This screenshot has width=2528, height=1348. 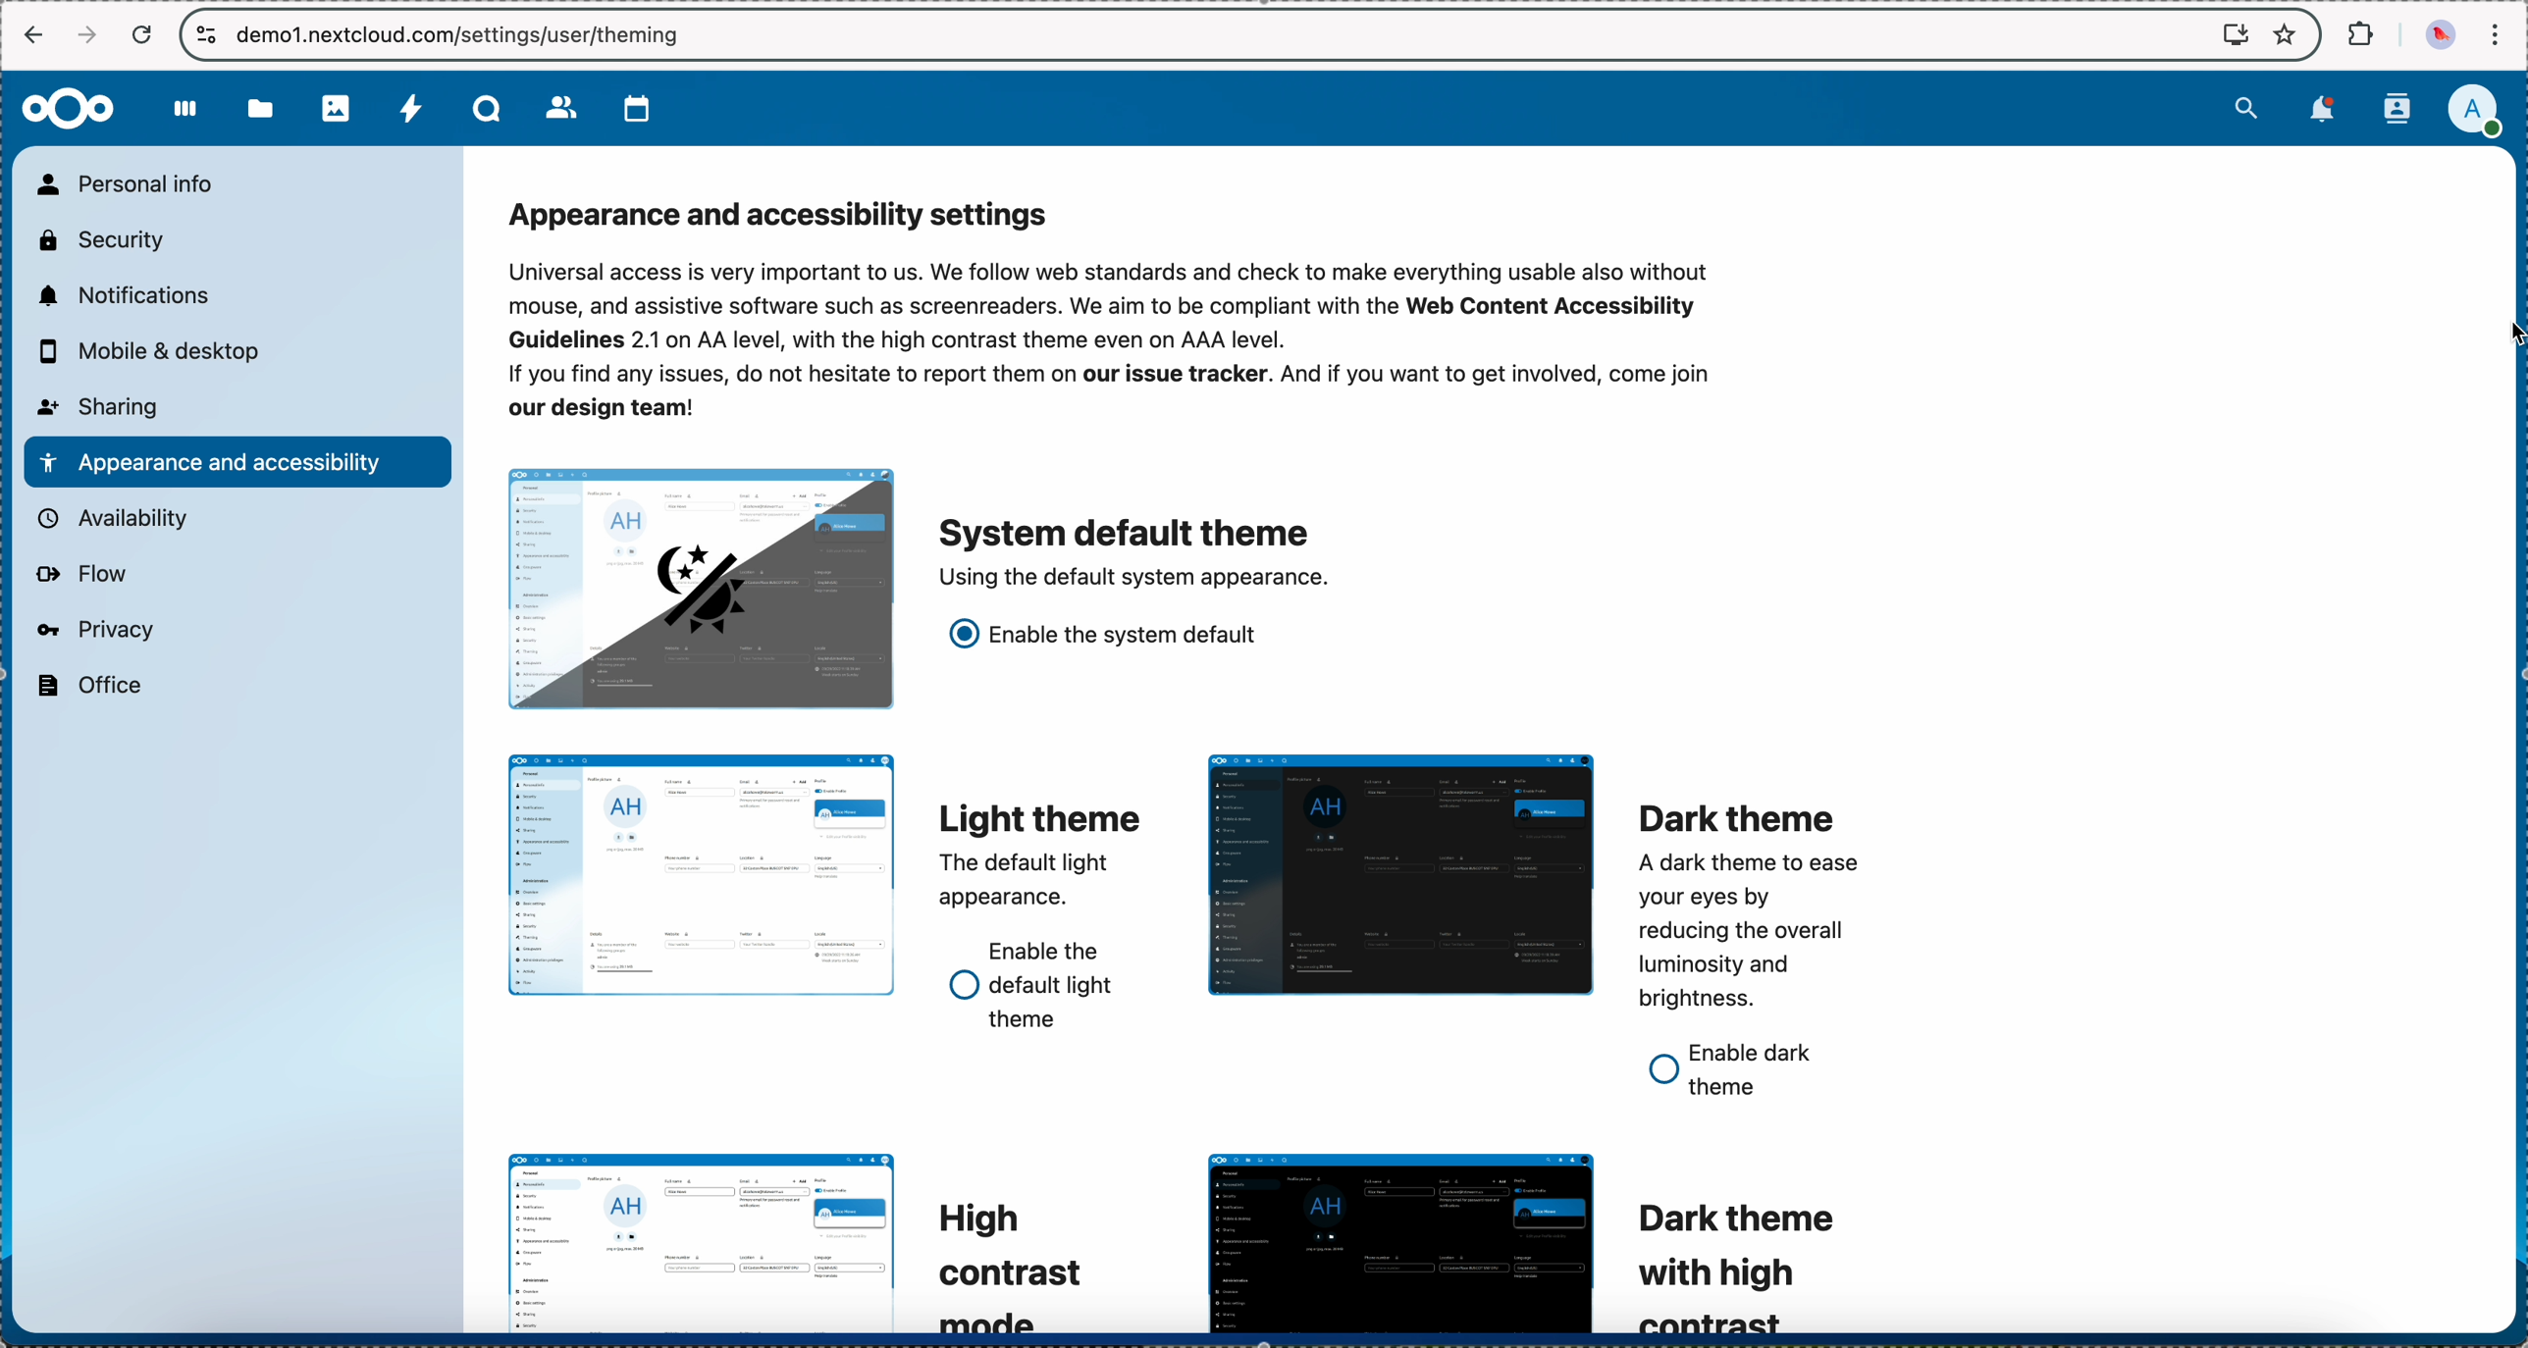 I want to click on navigate foward, so click(x=88, y=33).